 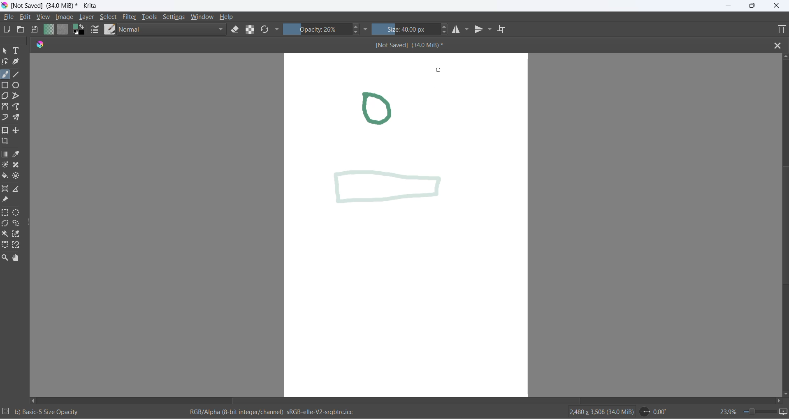 What do you see at coordinates (65, 17) in the screenshot?
I see `image` at bounding box center [65, 17].